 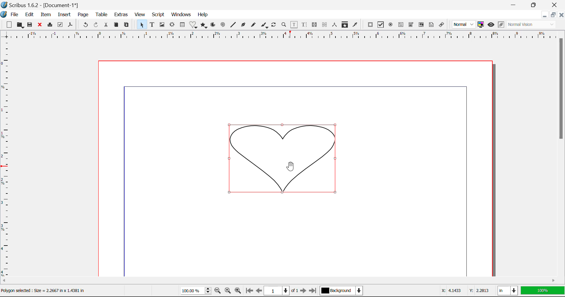 I want to click on Scribus 1.6.2 - [Document-1*], so click(x=41, y=5).